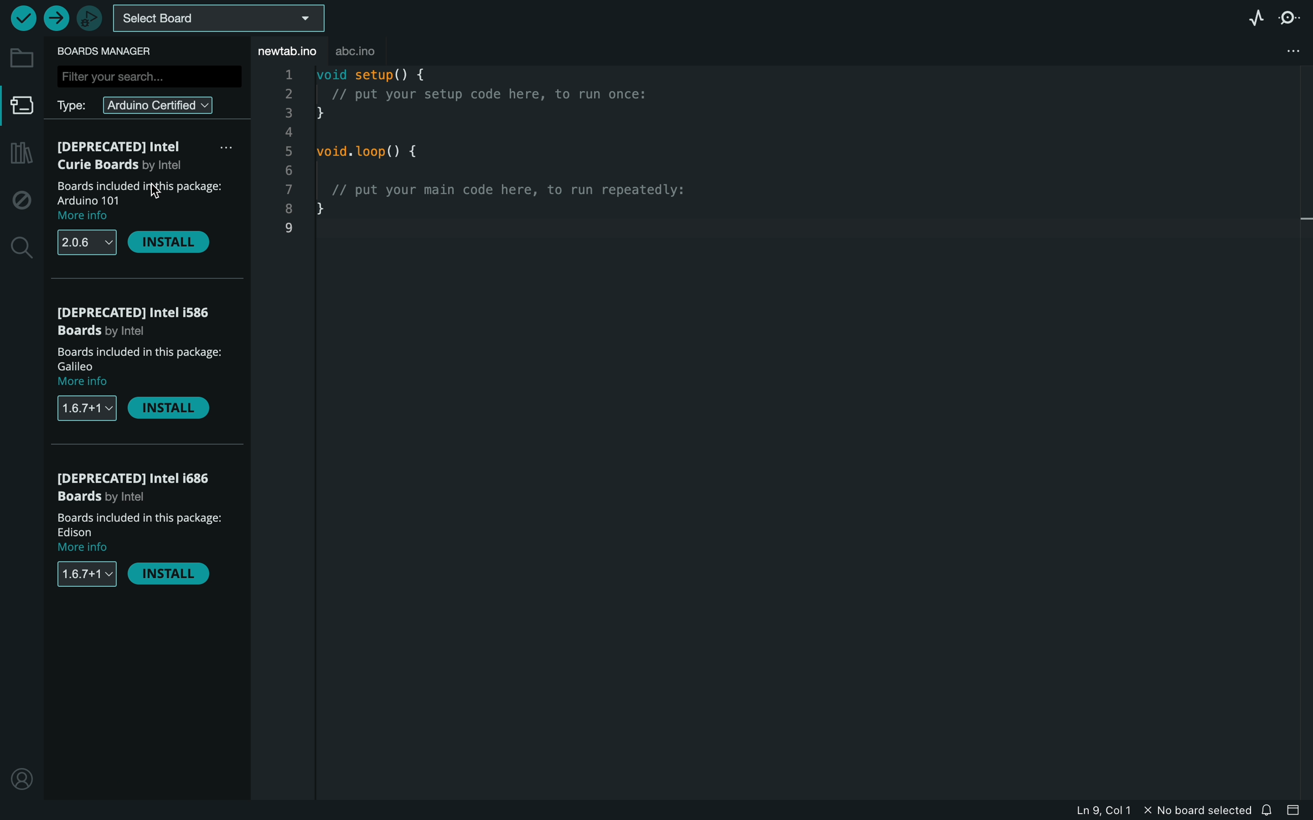 The width and height of the screenshot is (1313, 820). Describe the element at coordinates (171, 575) in the screenshot. I see `install` at that location.